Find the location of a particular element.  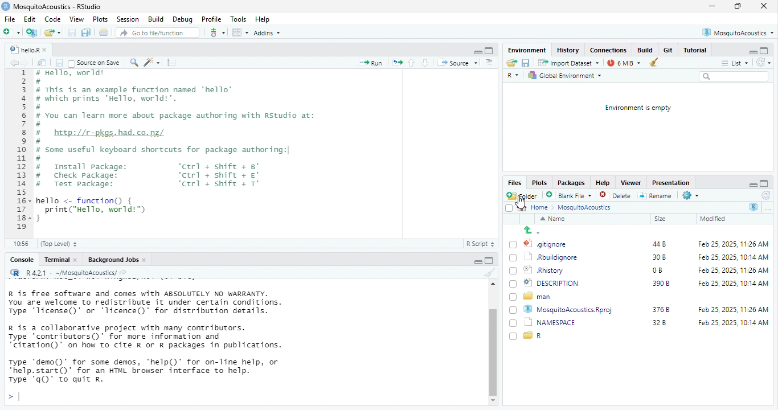

up to previous folder is located at coordinates (526, 230).